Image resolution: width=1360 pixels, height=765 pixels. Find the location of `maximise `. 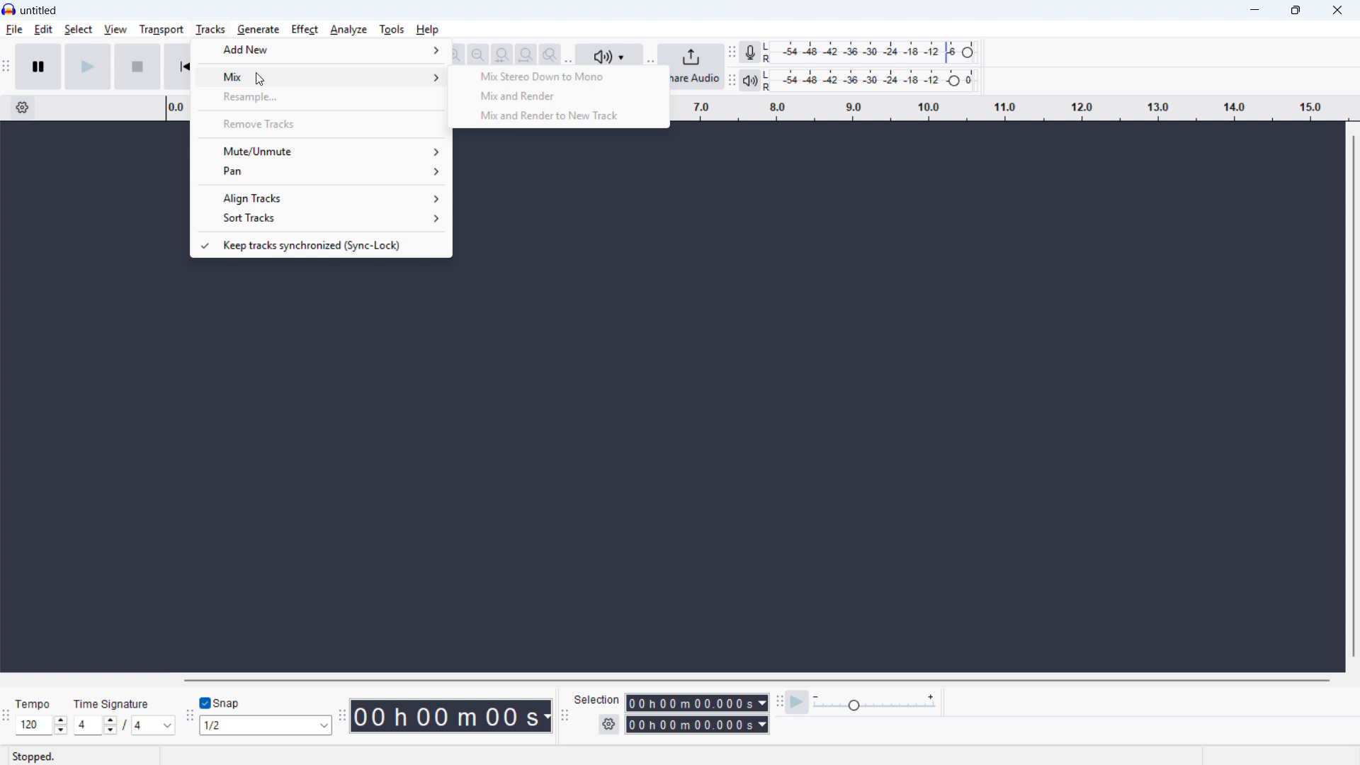

maximise  is located at coordinates (1296, 11).